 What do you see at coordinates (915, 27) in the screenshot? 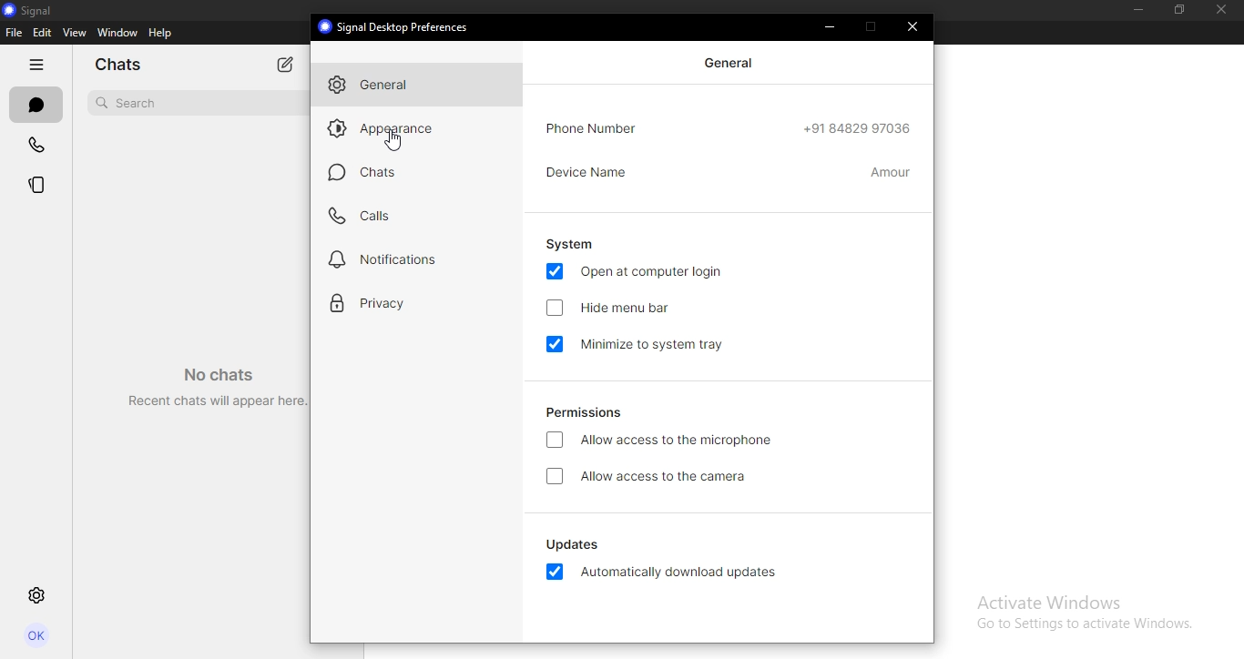
I see `close` at bounding box center [915, 27].